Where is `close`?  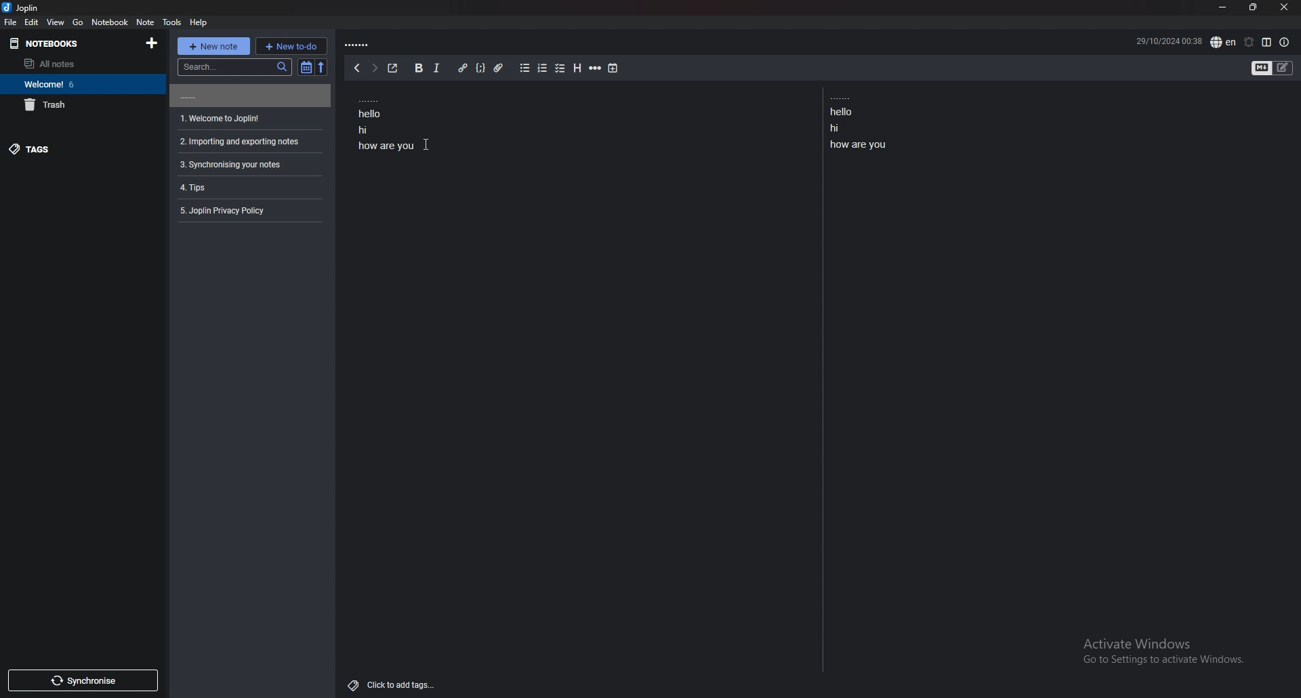 close is located at coordinates (1285, 7).